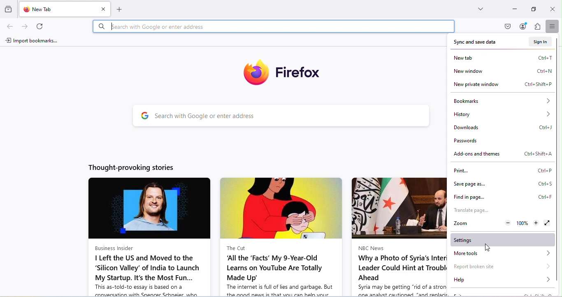  I want to click on Find in page, so click(504, 197).